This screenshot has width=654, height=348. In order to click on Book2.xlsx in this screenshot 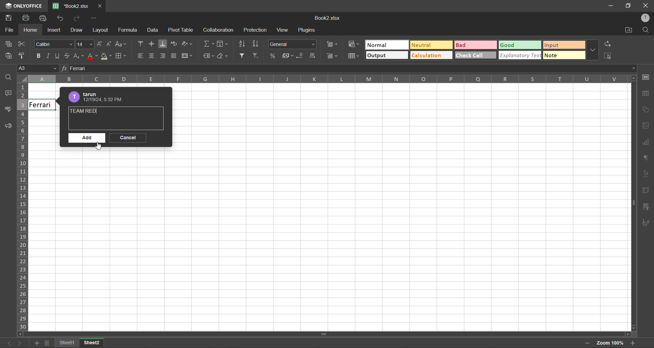, I will do `click(72, 5)`.